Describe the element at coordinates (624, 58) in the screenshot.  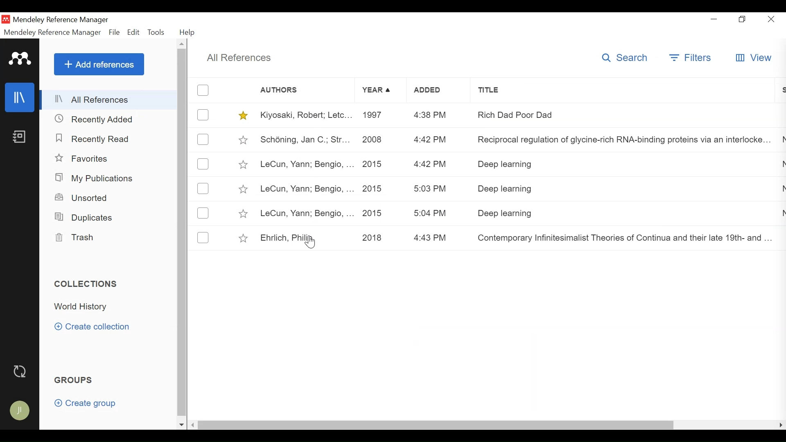
I see `Search` at that location.